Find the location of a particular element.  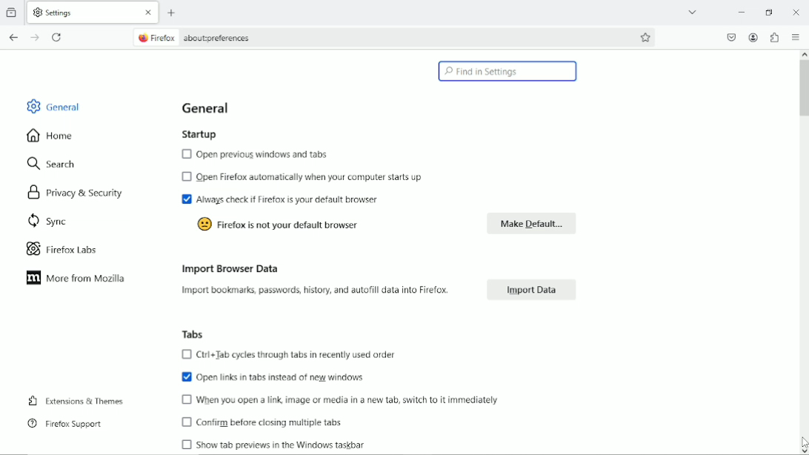

Startup is located at coordinates (199, 135).